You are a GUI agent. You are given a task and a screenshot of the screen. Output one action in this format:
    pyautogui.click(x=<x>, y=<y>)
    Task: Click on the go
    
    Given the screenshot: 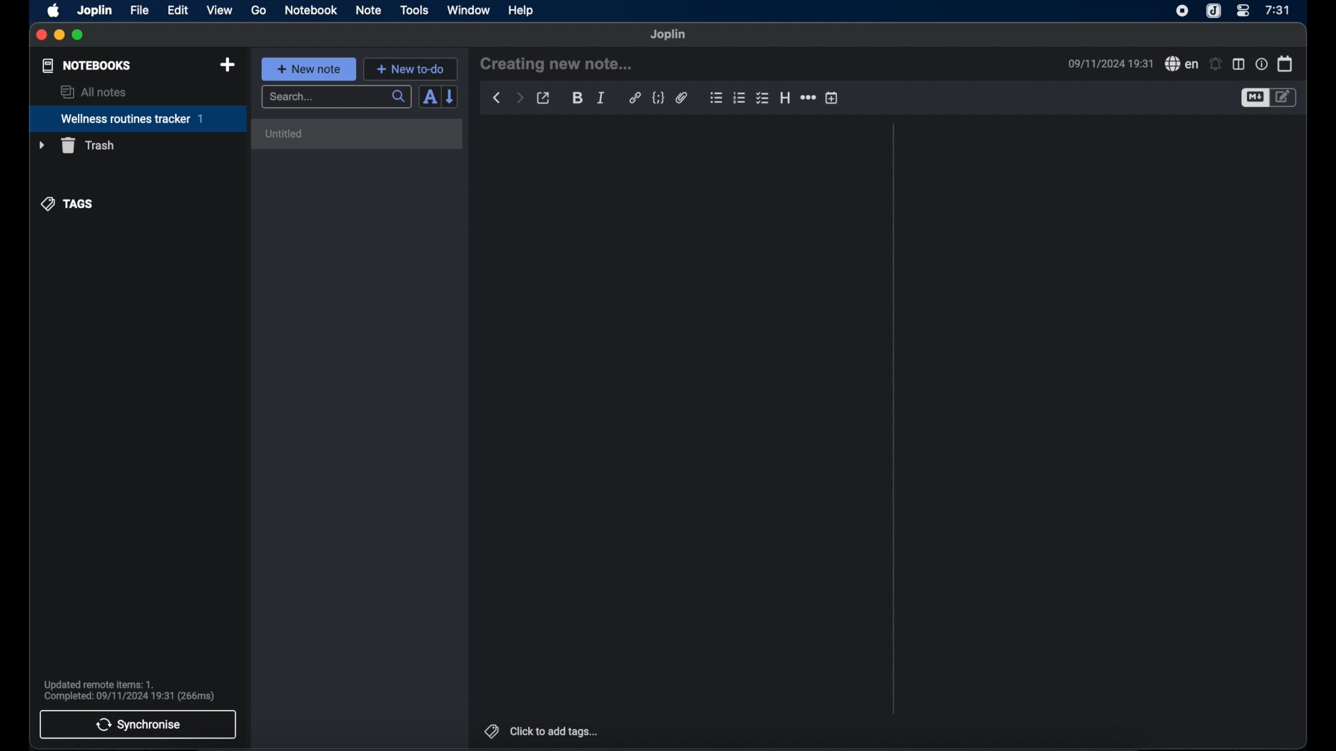 What is the action you would take?
    pyautogui.click(x=259, y=10)
    